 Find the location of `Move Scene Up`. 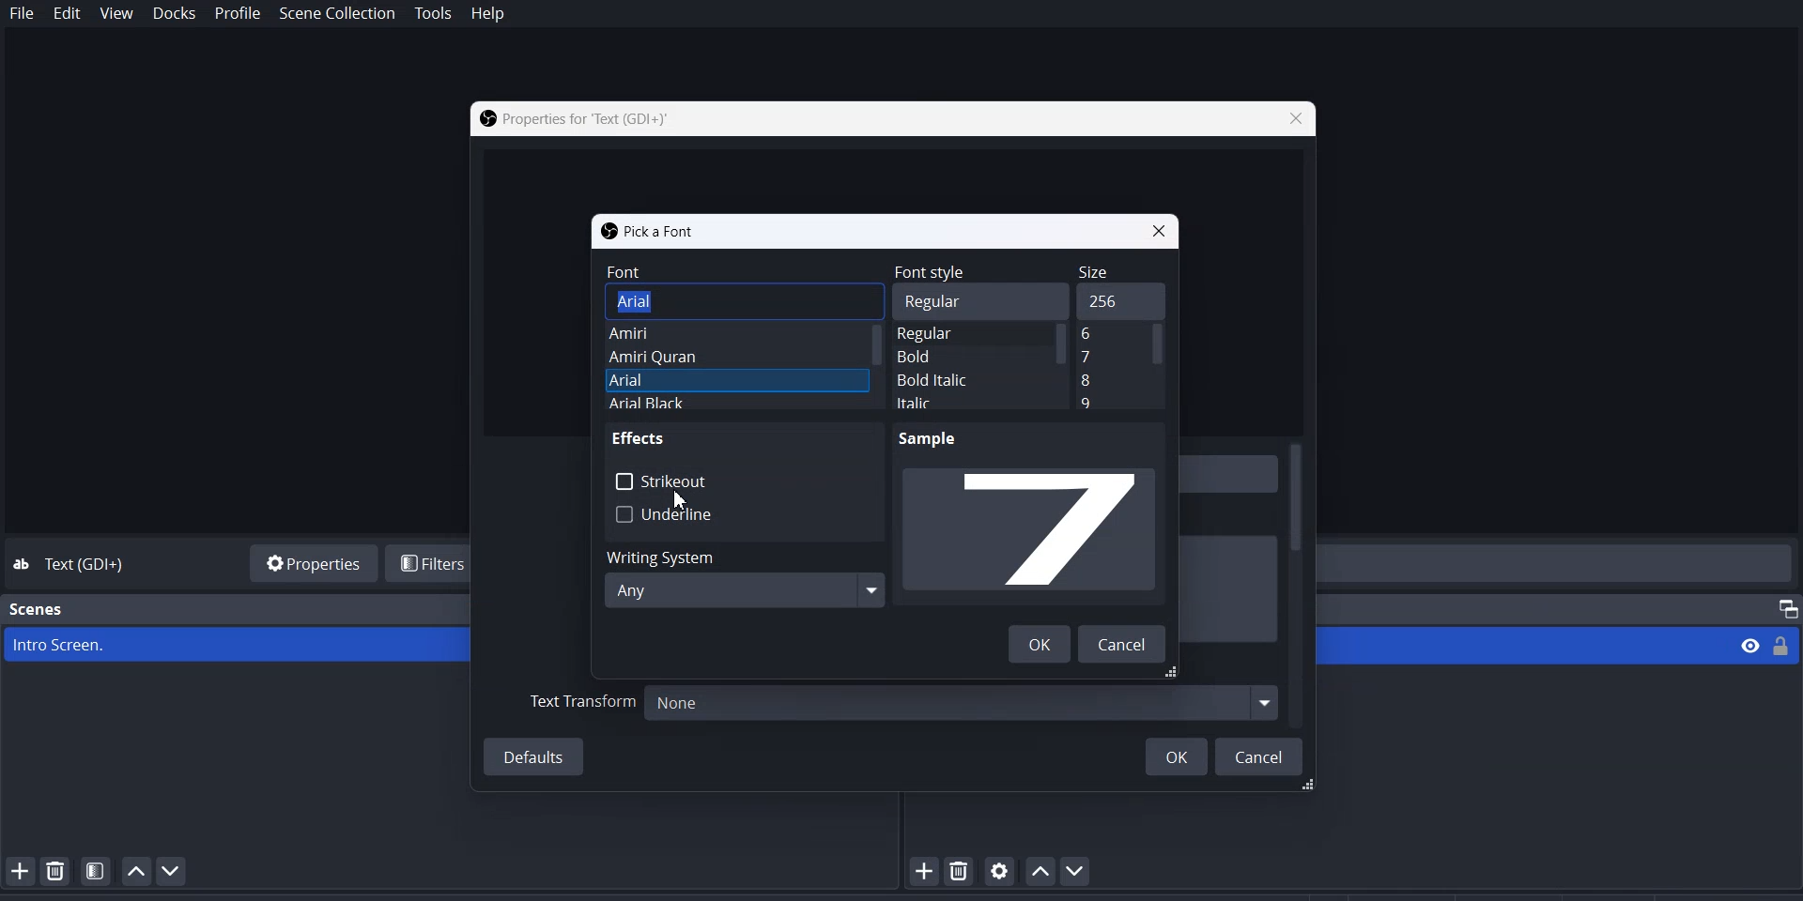

Move Scene Up is located at coordinates (136, 871).